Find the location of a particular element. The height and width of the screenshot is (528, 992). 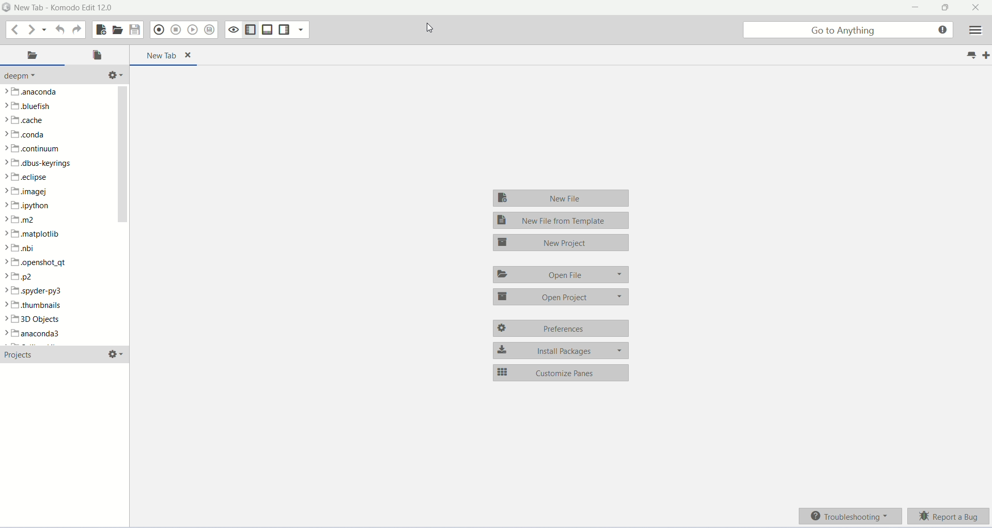

thumbnail is located at coordinates (33, 305).